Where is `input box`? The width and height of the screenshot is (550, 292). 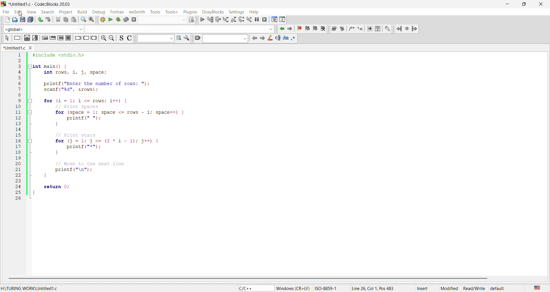 input box is located at coordinates (180, 28).